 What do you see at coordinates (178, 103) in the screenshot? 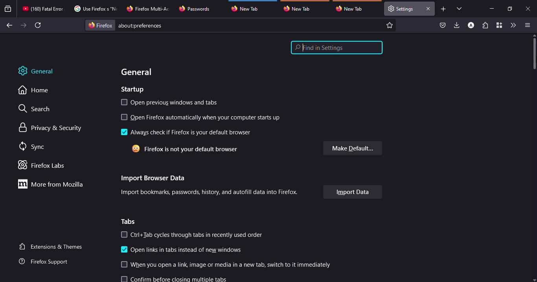
I see `open previous` at bounding box center [178, 103].